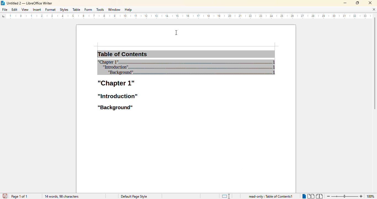 The width and height of the screenshot is (377, 199). I want to click on minimize, so click(345, 3).